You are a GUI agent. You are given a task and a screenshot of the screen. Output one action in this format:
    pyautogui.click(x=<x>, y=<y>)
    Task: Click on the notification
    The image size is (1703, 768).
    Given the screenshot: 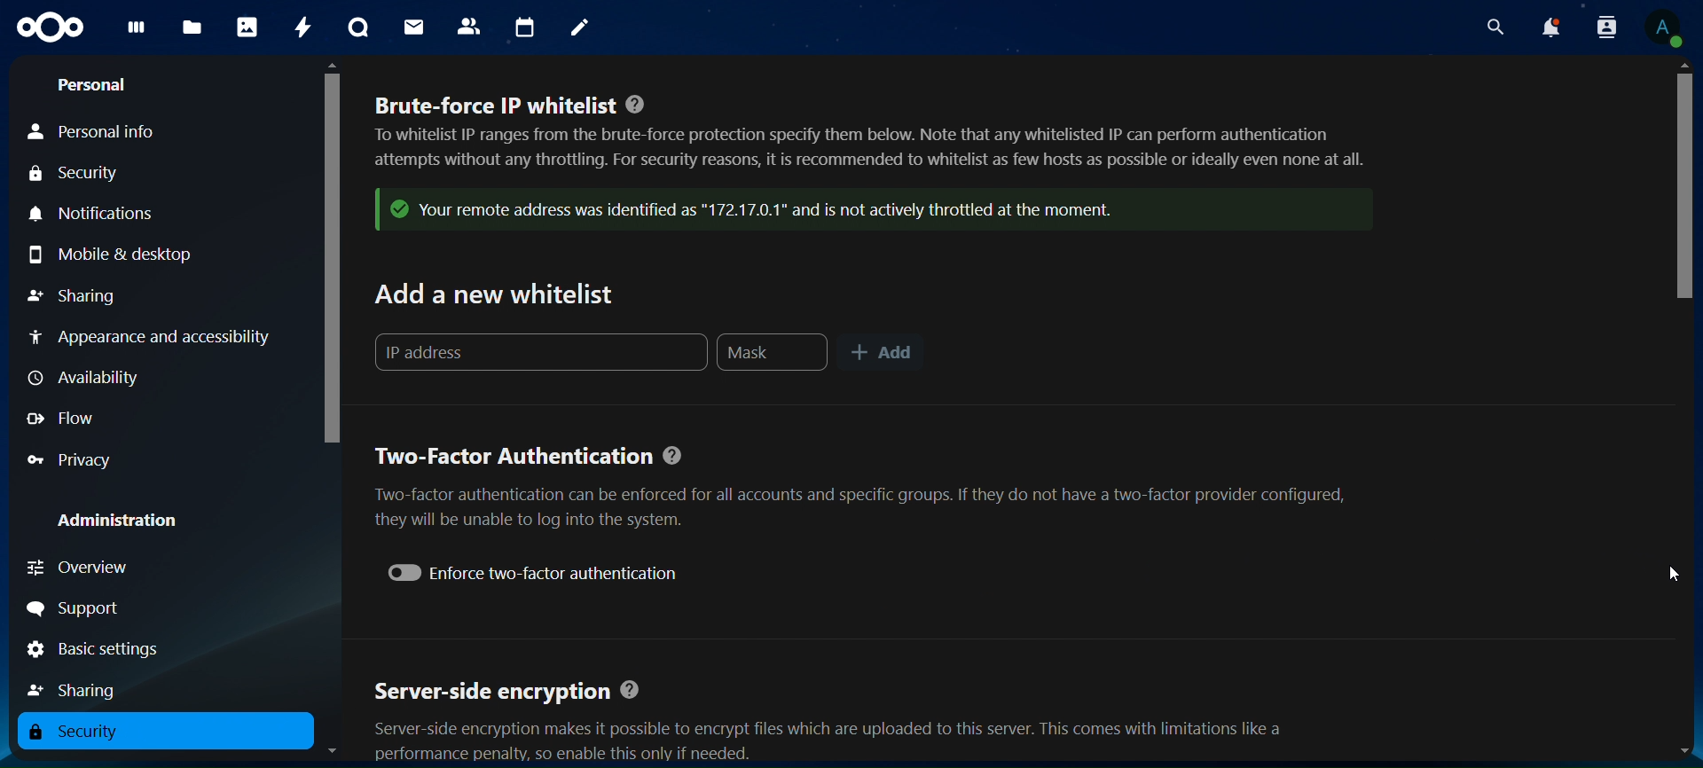 What is the action you would take?
    pyautogui.click(x=1603, y=27)
    